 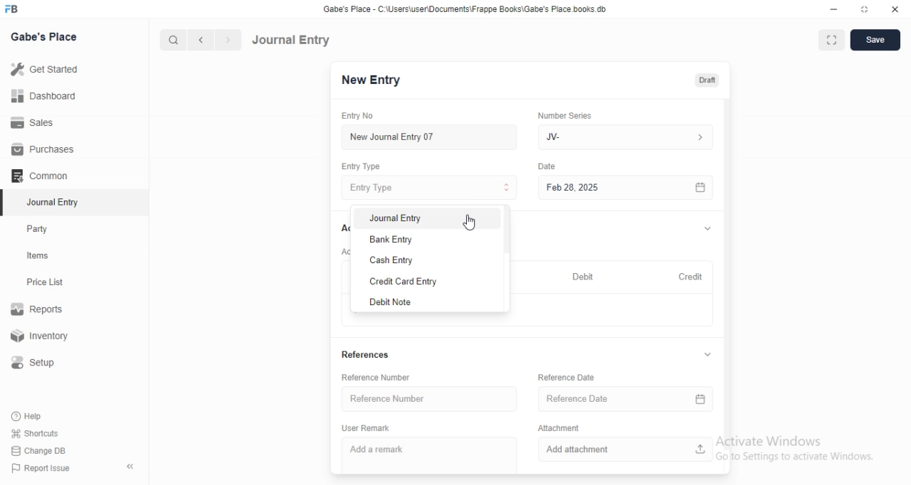 I want to click on New Journal Entry 07, so click(x=391, y=137).